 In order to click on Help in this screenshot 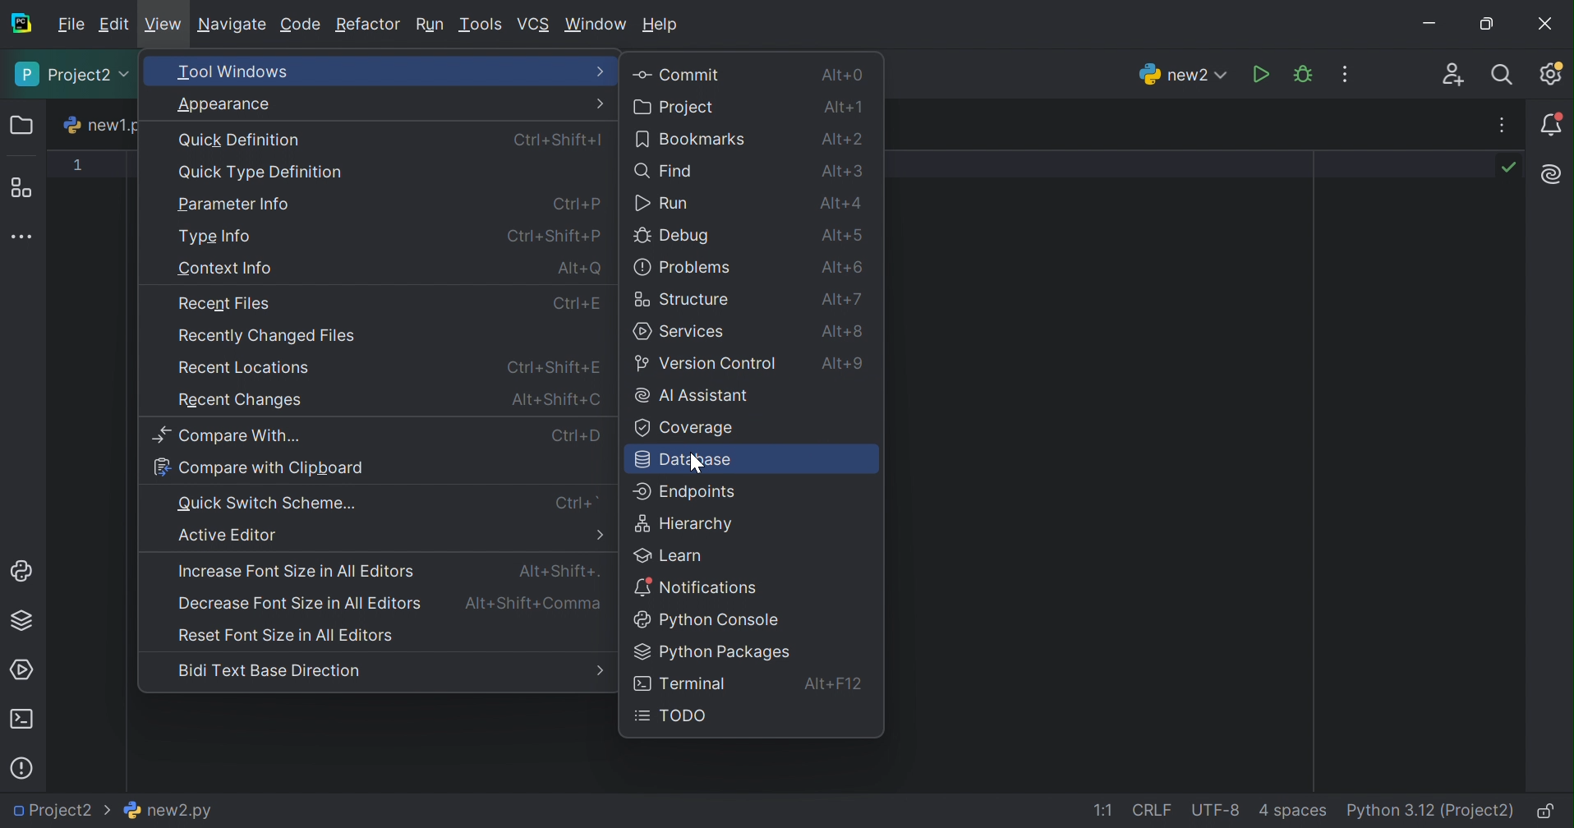, I will do `click(662, 26)`.